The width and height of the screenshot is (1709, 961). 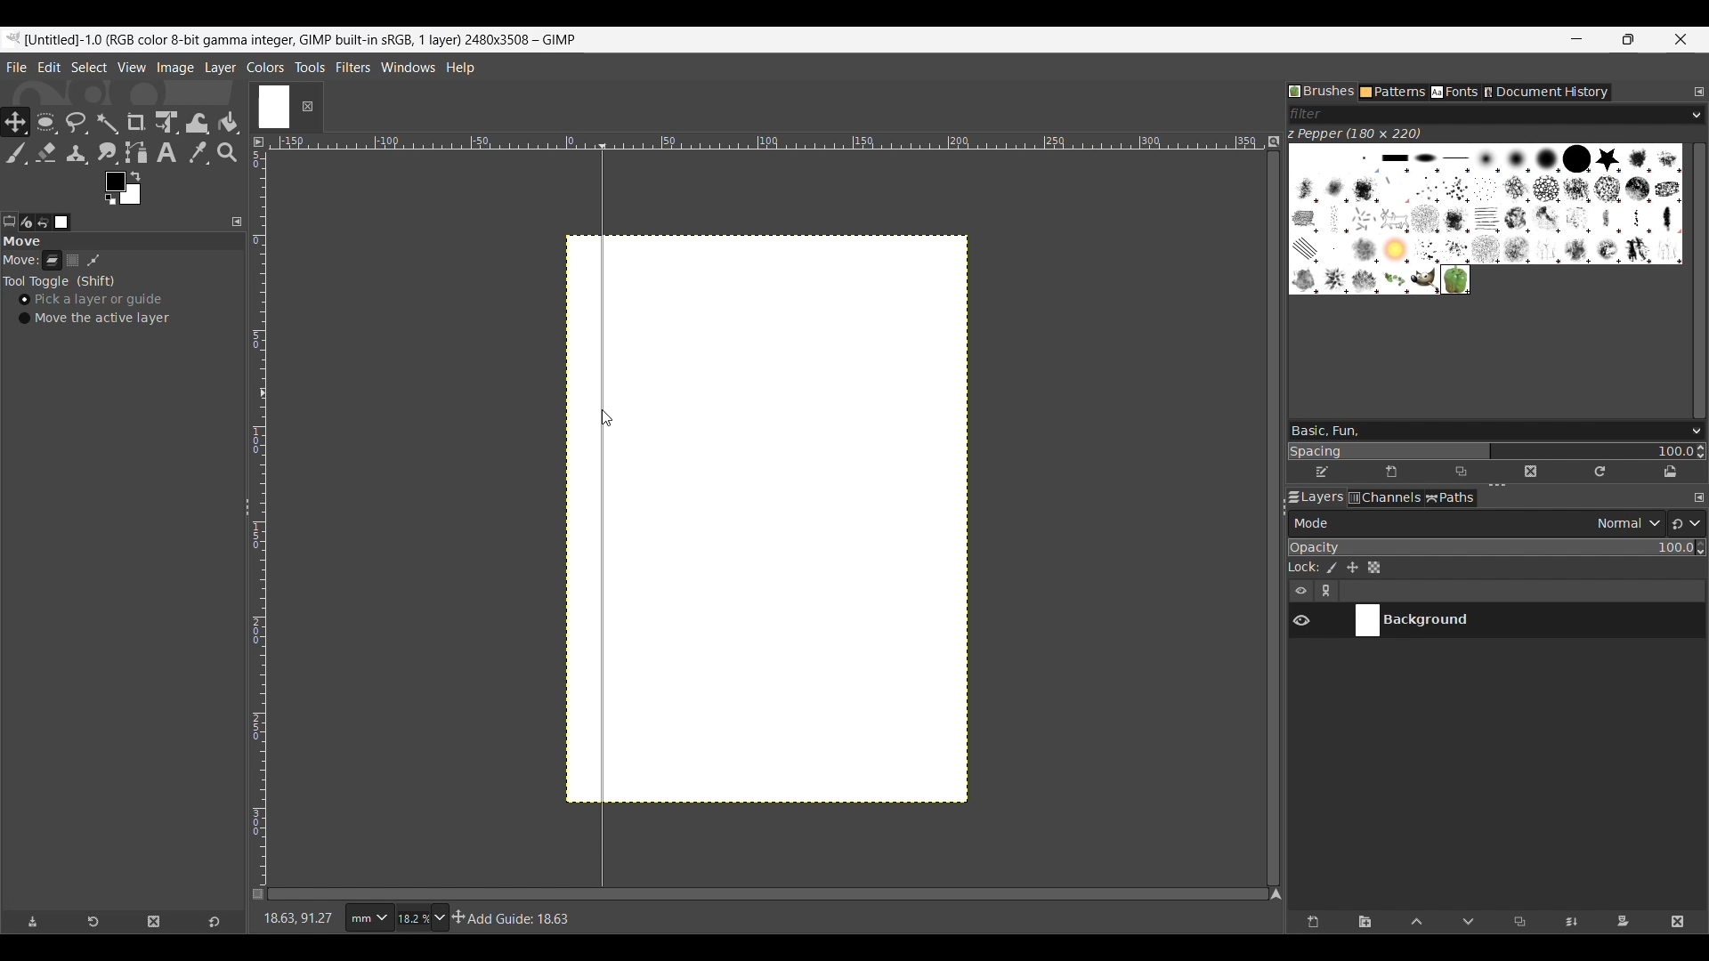 What do you see at coordinates (1476, 523) in the screenshot?
I see `Layer mode options` at bounding box center [1476, 523].